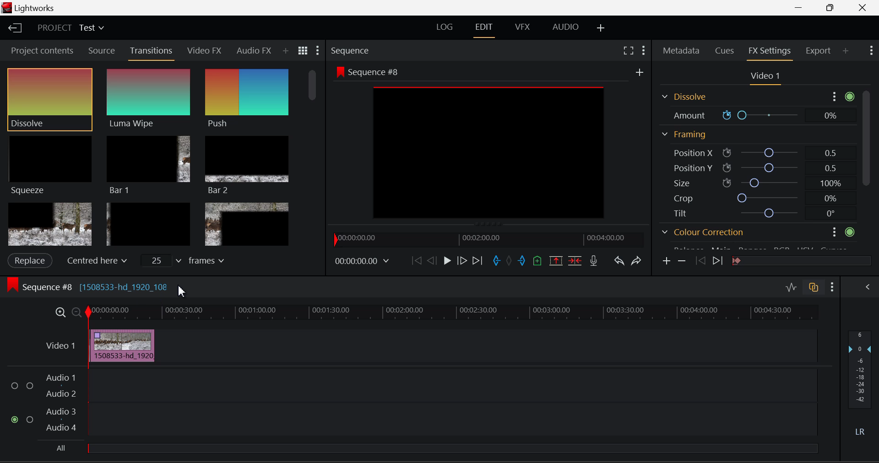 Image resolution: width=879 pixels, height=463 pixels. Describe the element at coordinates (30, 261) in the screenshot. I see `Apply` at that location.